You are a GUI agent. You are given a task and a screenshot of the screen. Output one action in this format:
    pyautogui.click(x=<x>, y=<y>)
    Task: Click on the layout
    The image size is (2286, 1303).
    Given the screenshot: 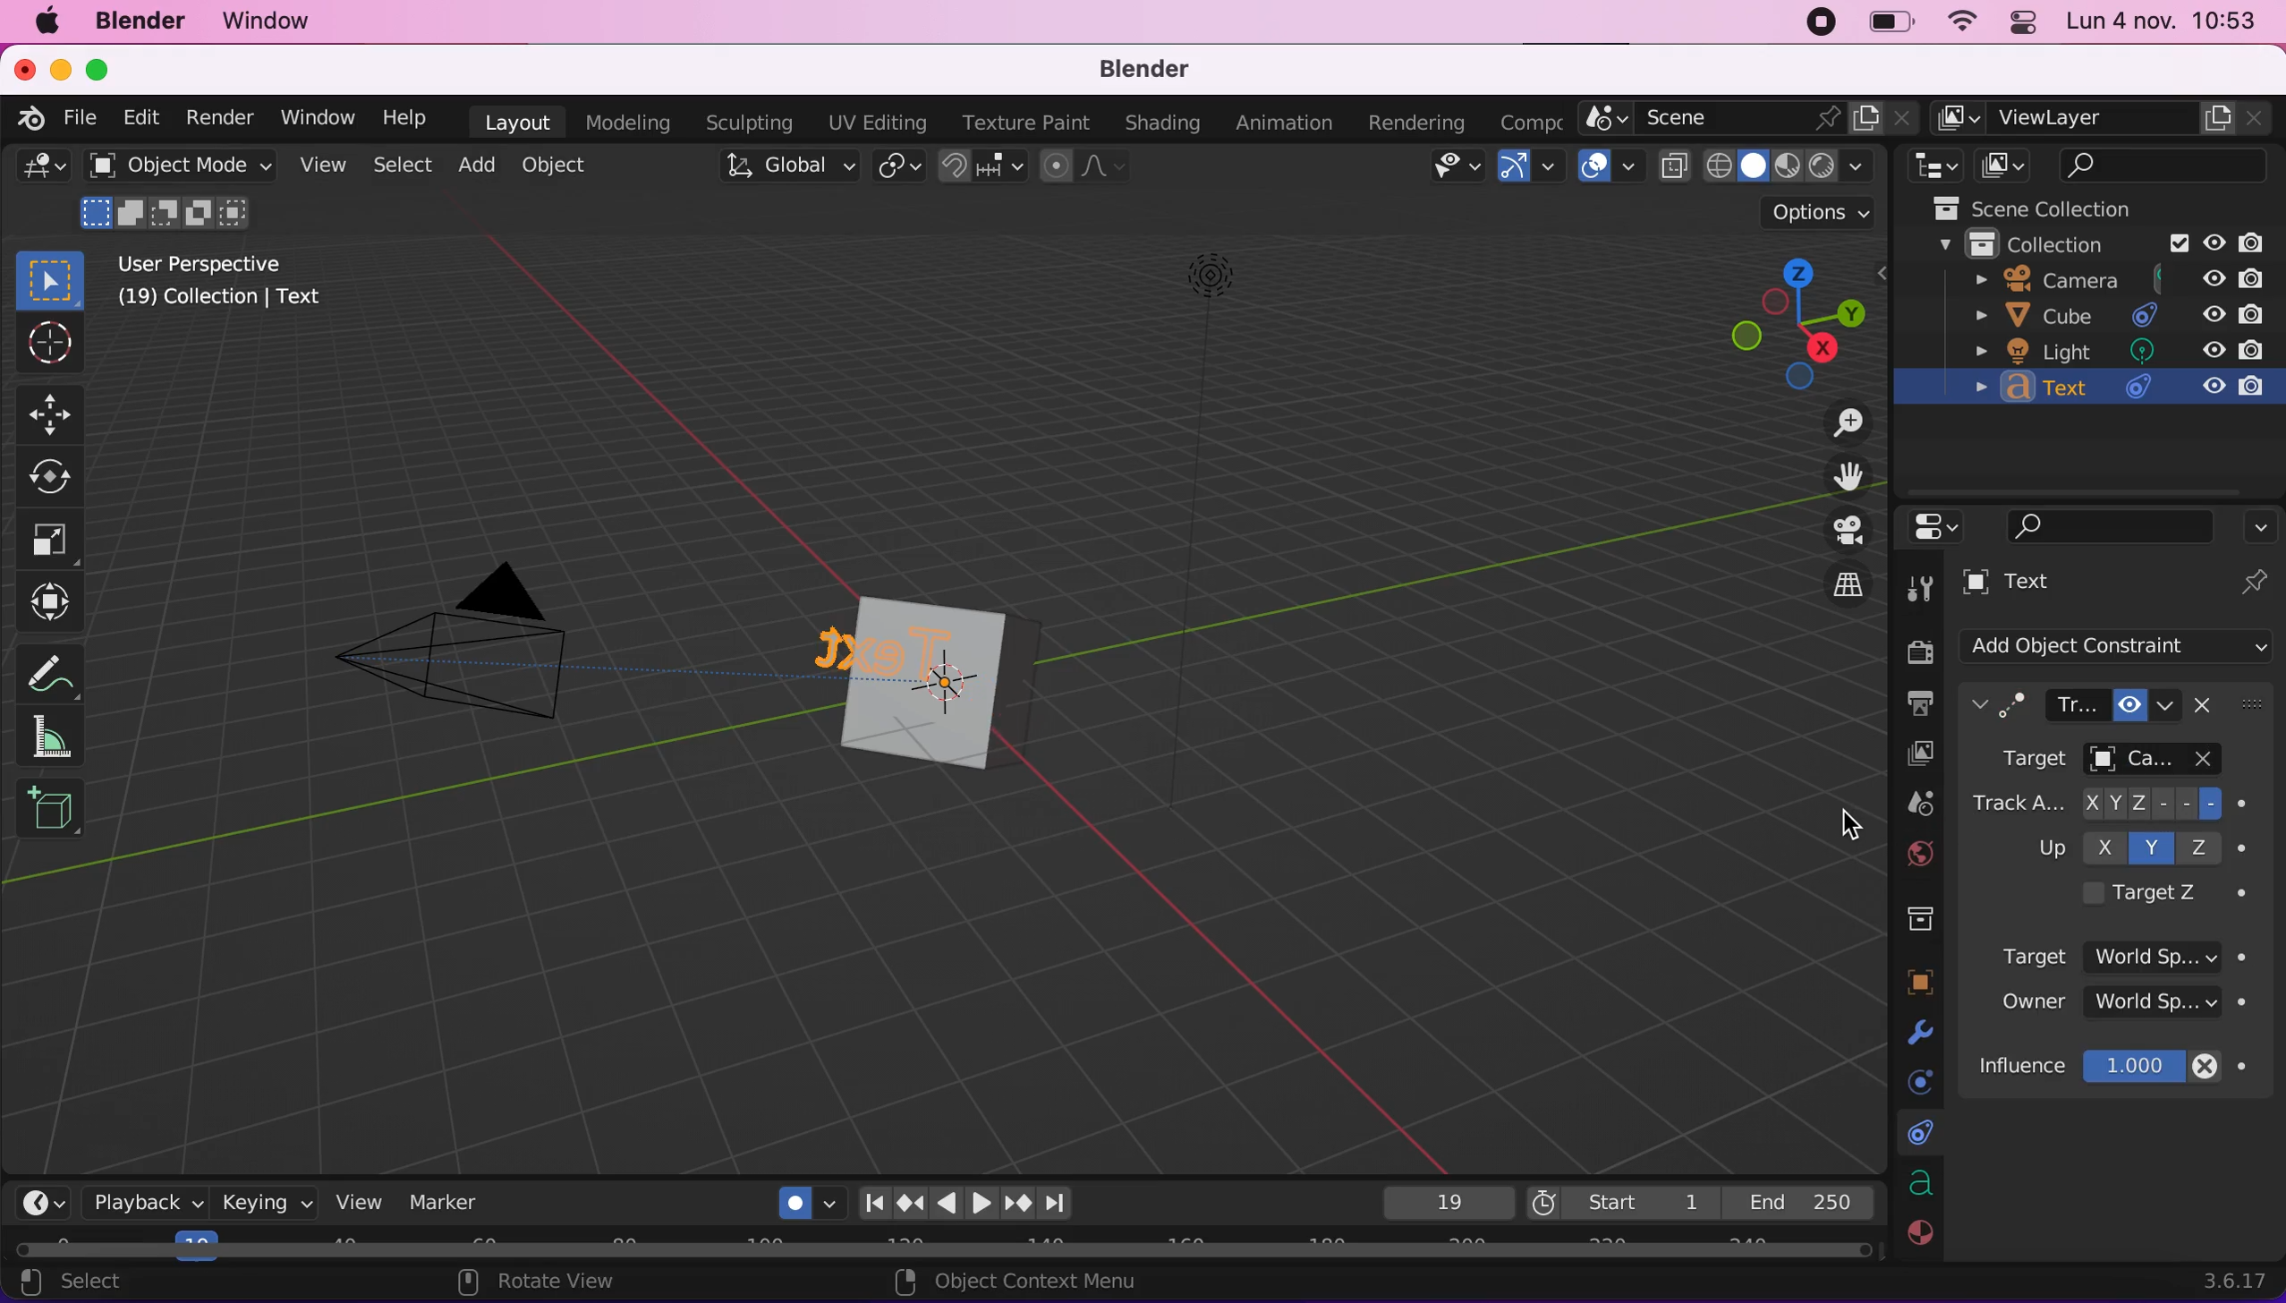 What is the action you would take?
    pyautogui.click(x=519, y=120)
    